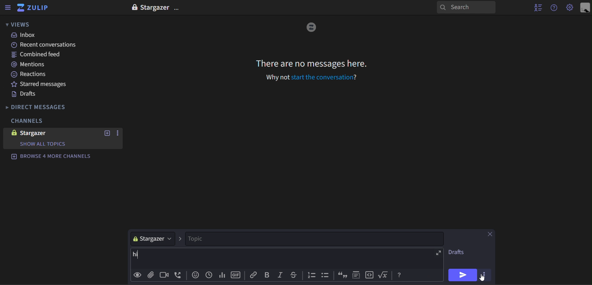  I want to click on cursor, so click(486, 277).